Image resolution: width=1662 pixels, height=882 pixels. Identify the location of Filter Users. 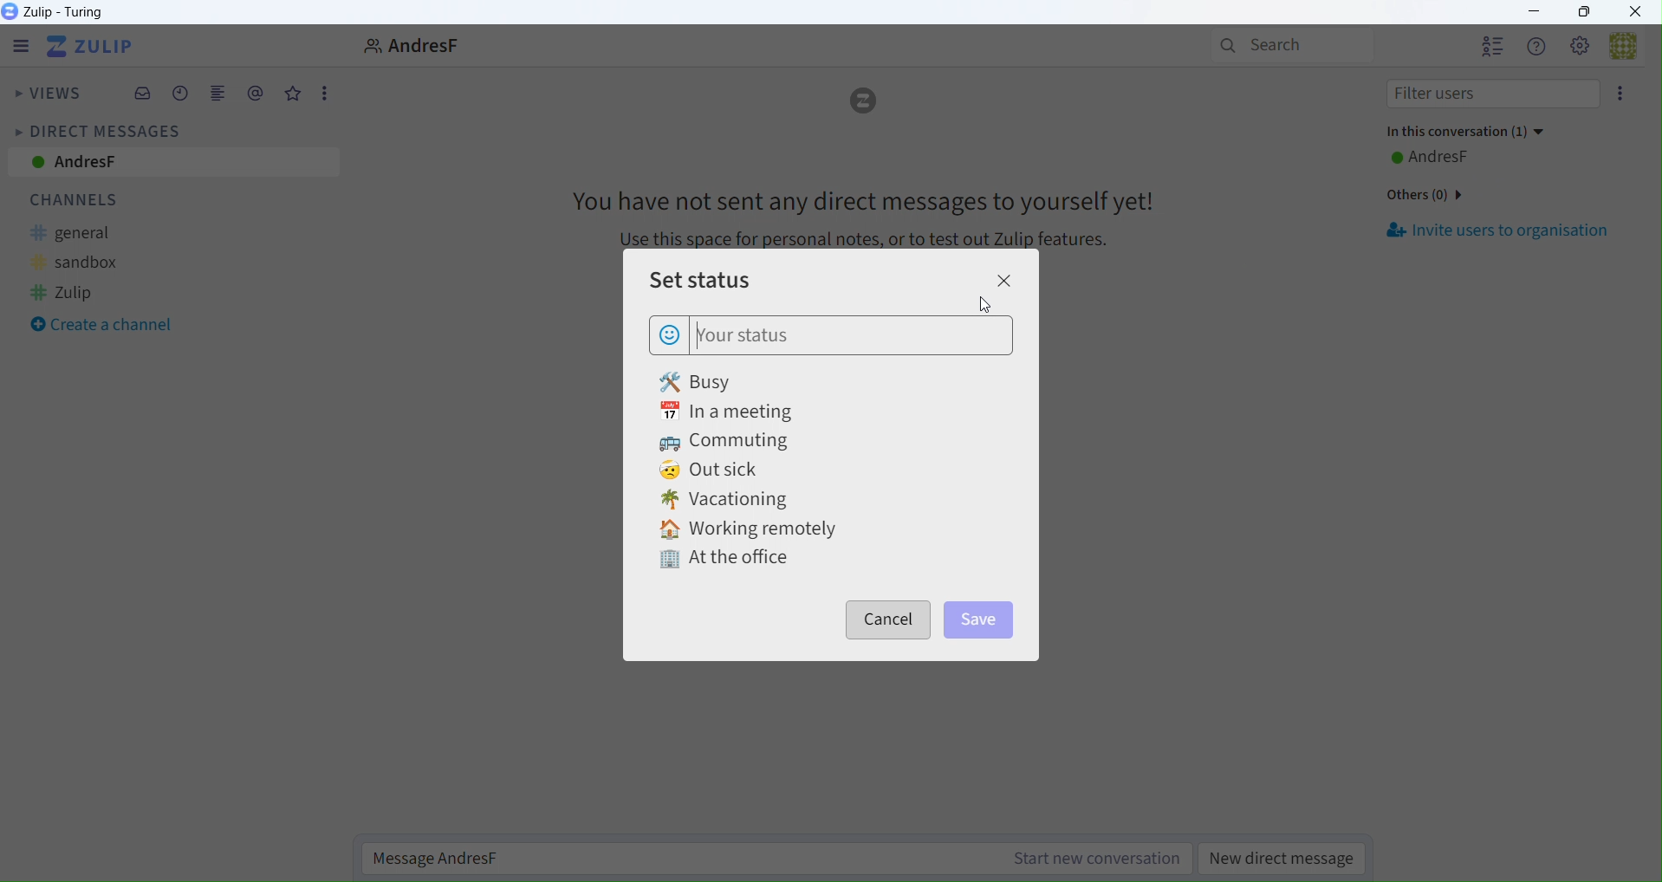
(1487, 95).